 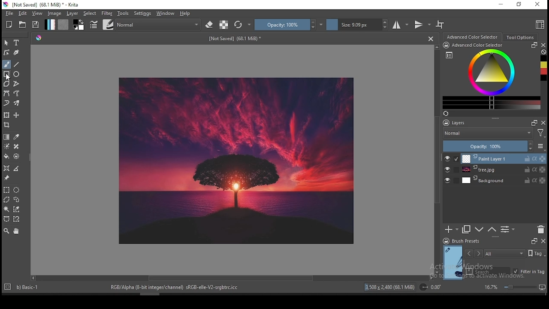 What do you see at coordinates (16, 115) in the screenshot?
I see `move a layer` at bounding box center [16, 115].